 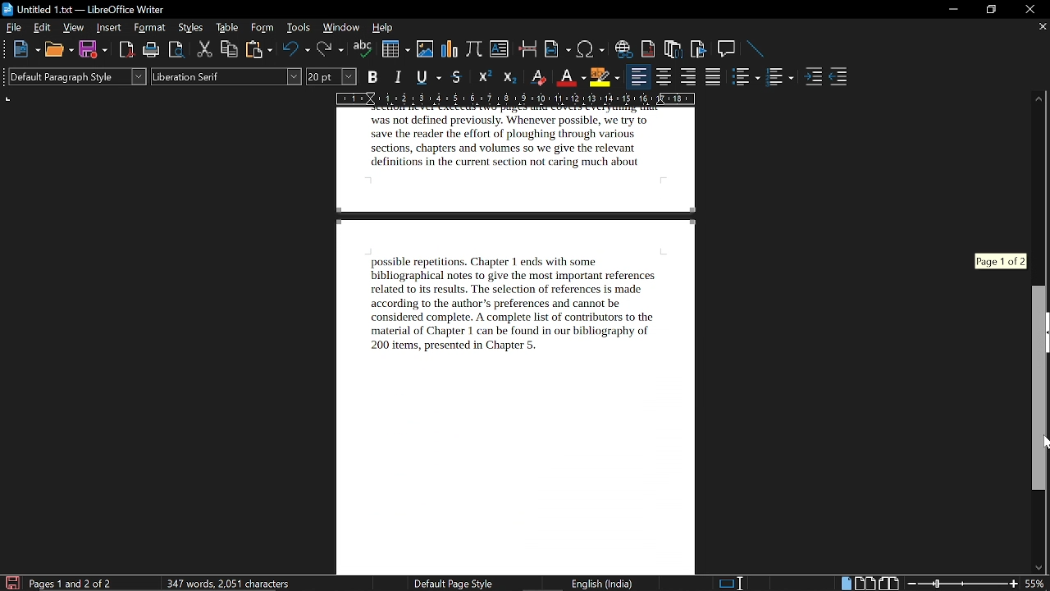 What do you see at coordinates (425, 51) in the screenshot?
I see `insert image` at bounding box center [425, 51].